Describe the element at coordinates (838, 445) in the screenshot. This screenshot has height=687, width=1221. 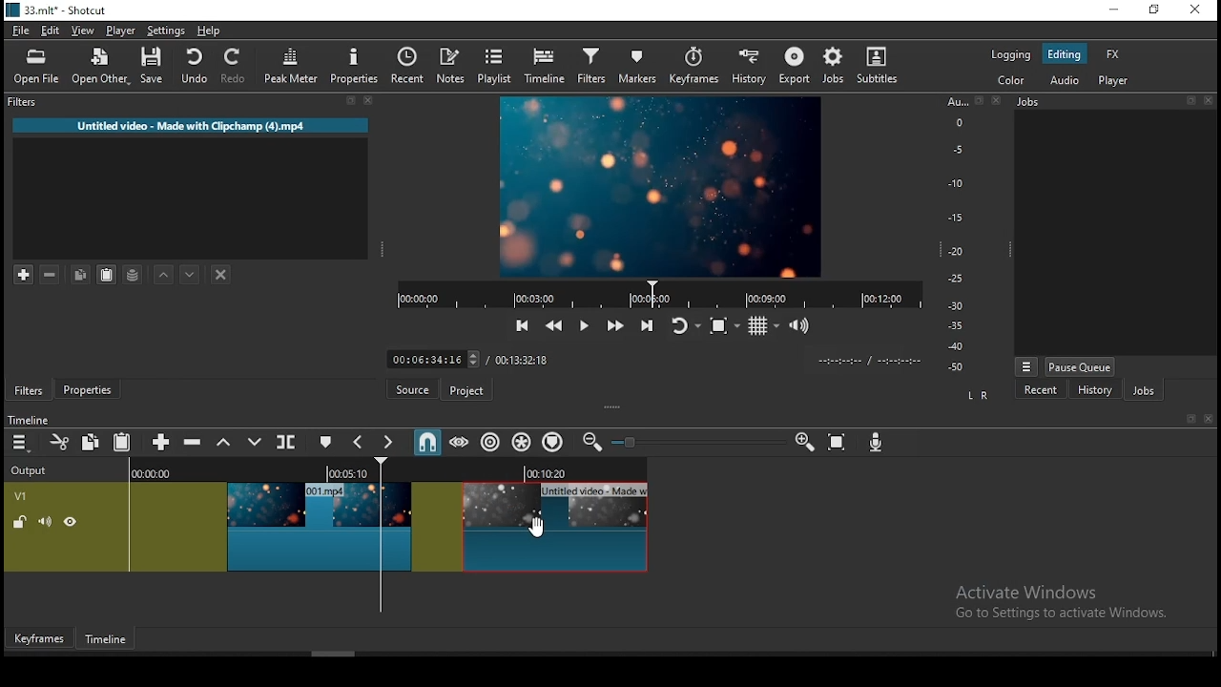
I see `zoom timeline to fit` at that location.